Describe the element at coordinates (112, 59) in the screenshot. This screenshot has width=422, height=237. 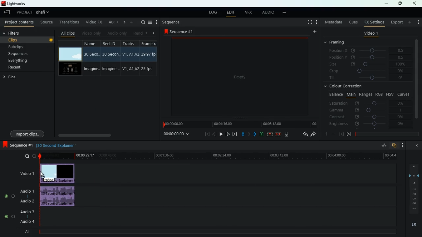
I see `reel id` at that location.